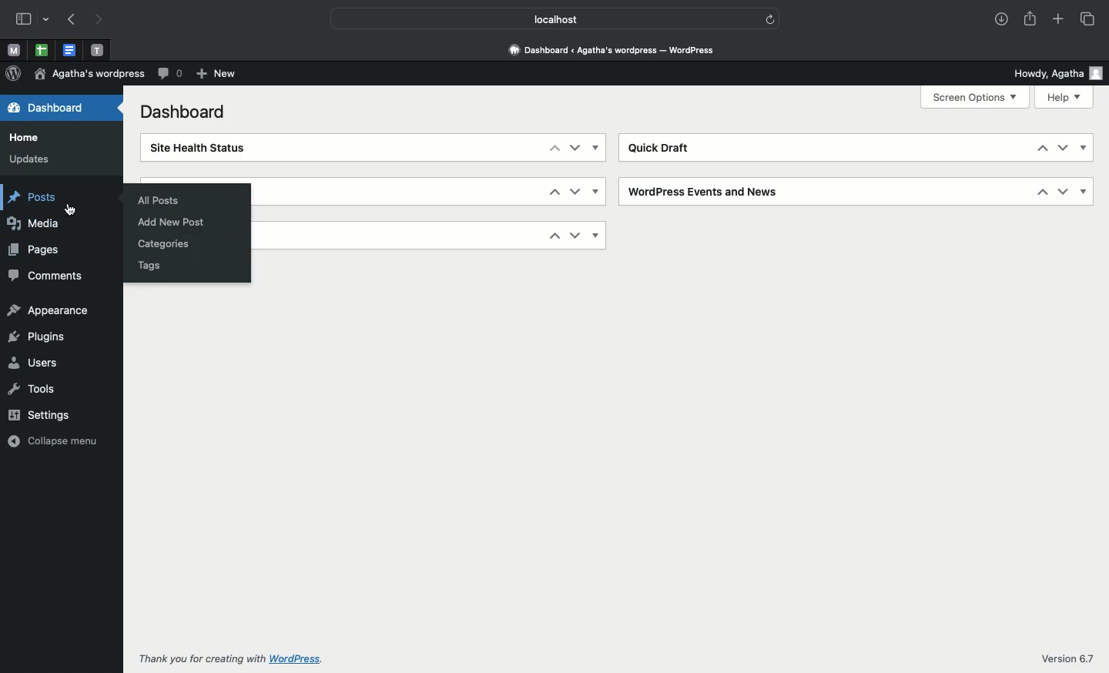  What do you see at coordinates (664, 148) in the screenshot?
I see `Quick draft` at bounding box center [664, 148].